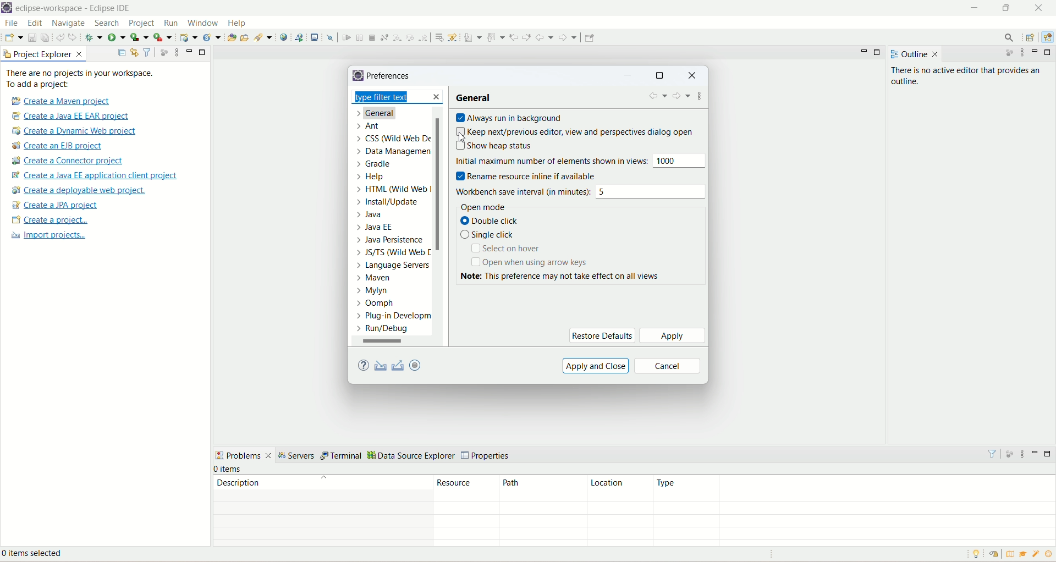  I want to click on import, so click(382, 365).